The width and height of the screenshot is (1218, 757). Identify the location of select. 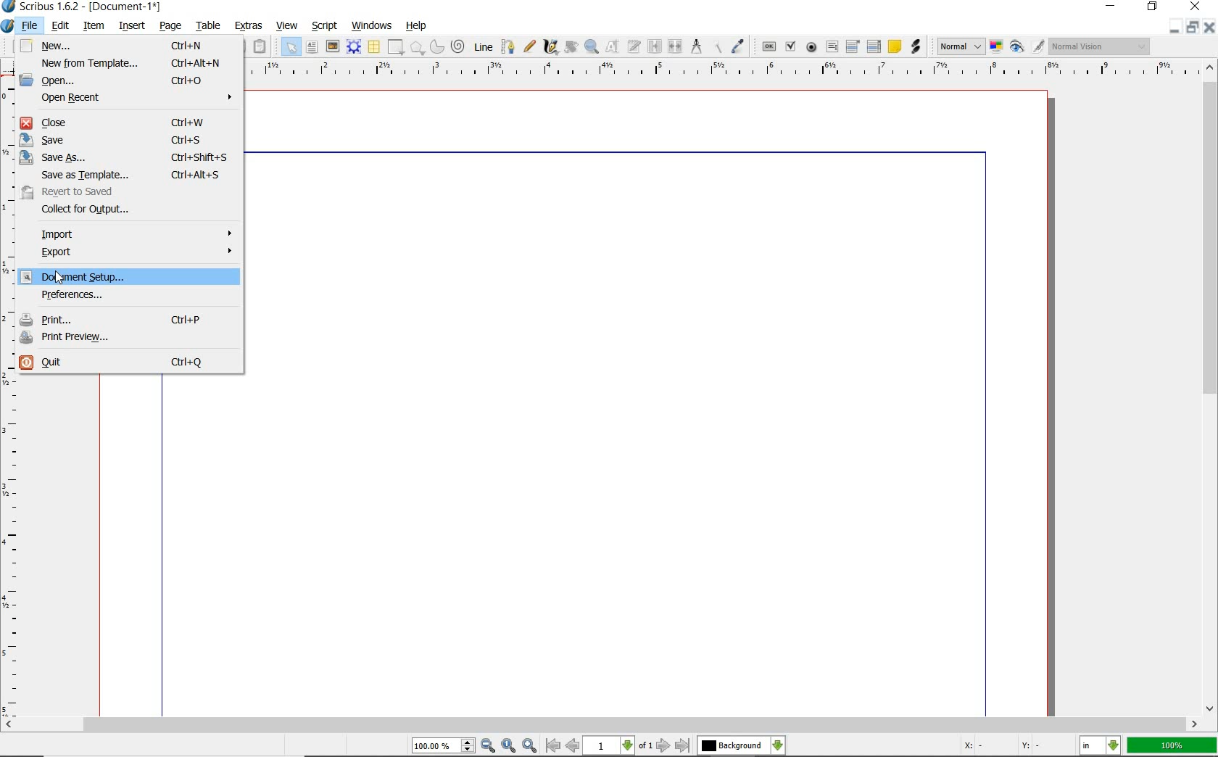
(292, 46).